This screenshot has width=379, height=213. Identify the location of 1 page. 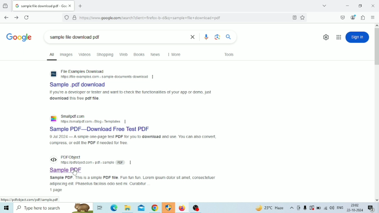
(56, 190).